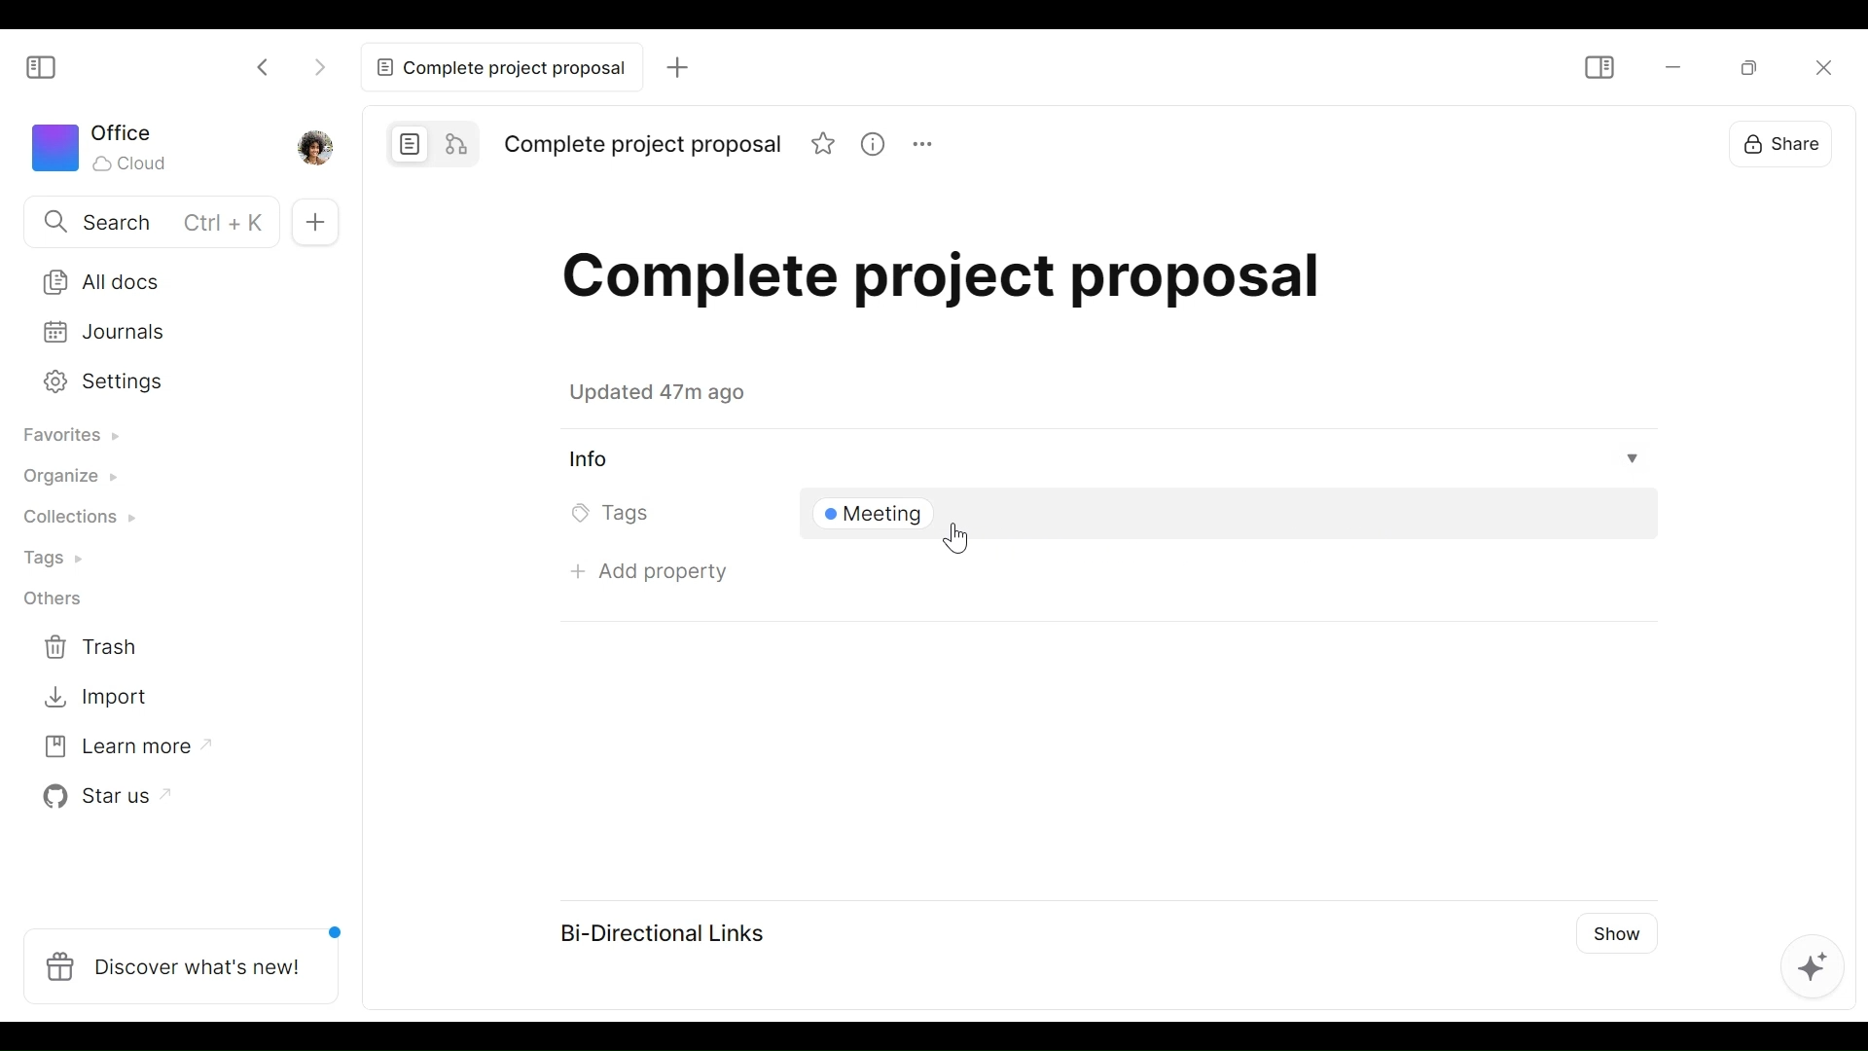 This screenshot has width=1868, height=1051. What do you see at coordinates (1601, 67) in the screenshot?
I see `Show/Hide Sidebar` at bounding box center [1601, 67].